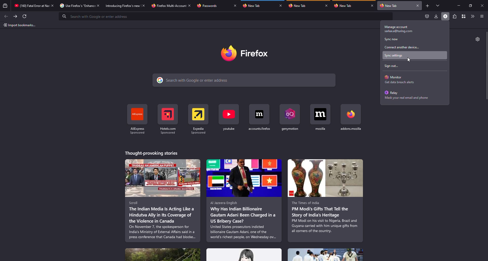 The width and height of the screenshot is (488, 261). Describe the element at coordinates (372, 5) in the screenshot. I see `close` at that location.